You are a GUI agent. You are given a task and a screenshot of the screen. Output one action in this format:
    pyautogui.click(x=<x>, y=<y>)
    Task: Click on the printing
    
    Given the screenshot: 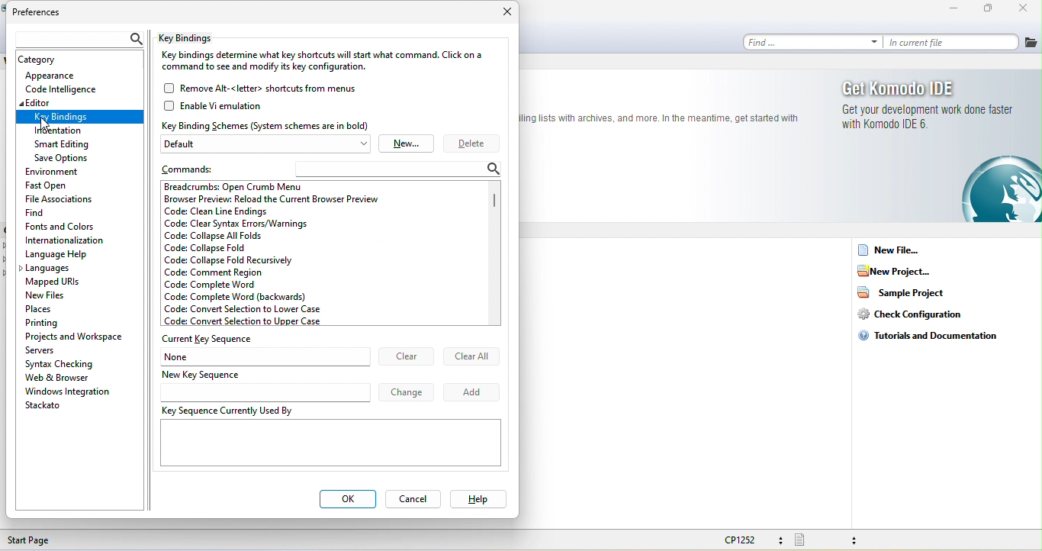 What is the action you would take?
    pyautogui.click(x=56, y=321)
    